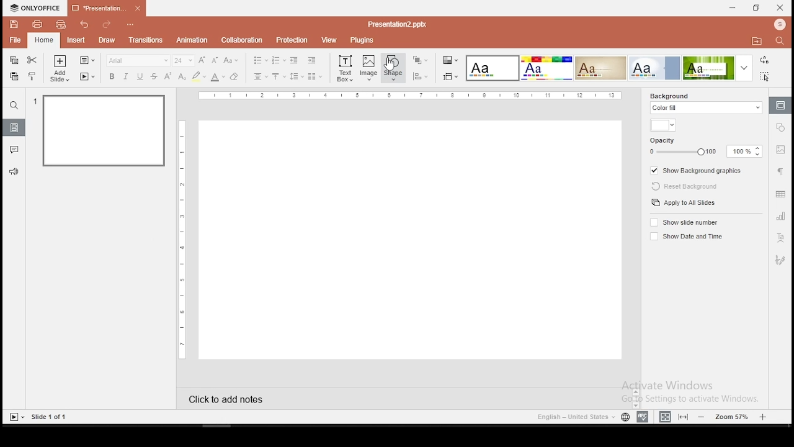  I want to click on spacing, so click(296, 76).